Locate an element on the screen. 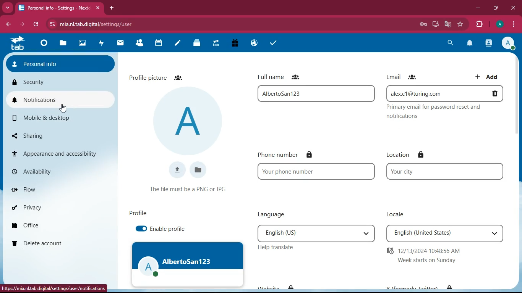 This screenshot has height=293, width=522. cursor is located at coordinates (63, 108).